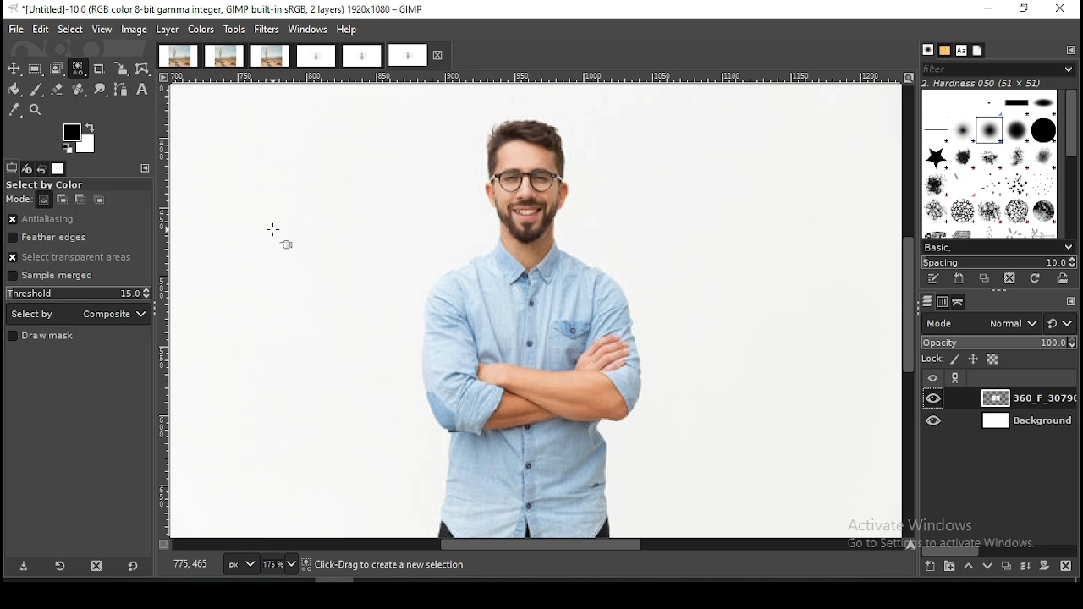  Describe the element at coordinates (80, 200) in the screenshot. I see `subtract from the current selection` at that location.